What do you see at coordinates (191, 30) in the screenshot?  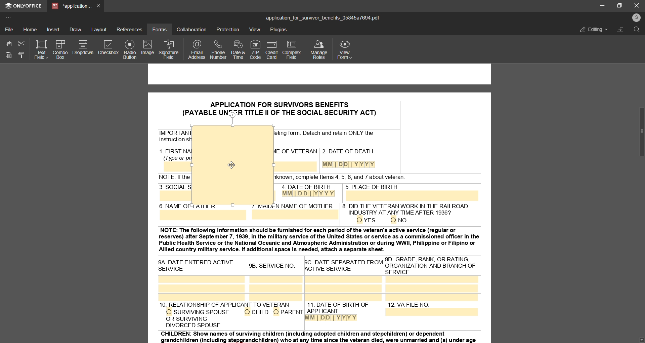 I see `collaboration` at bounding box center [191, 30].